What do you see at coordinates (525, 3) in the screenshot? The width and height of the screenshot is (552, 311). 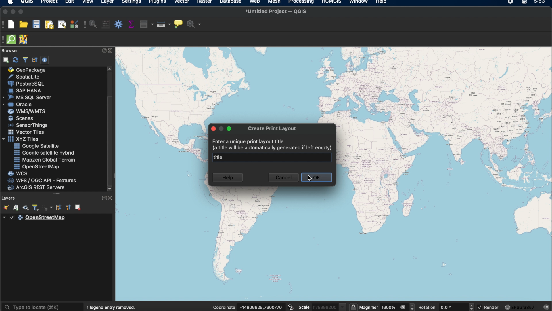 I see `control center` at bounding box center [525, 3].